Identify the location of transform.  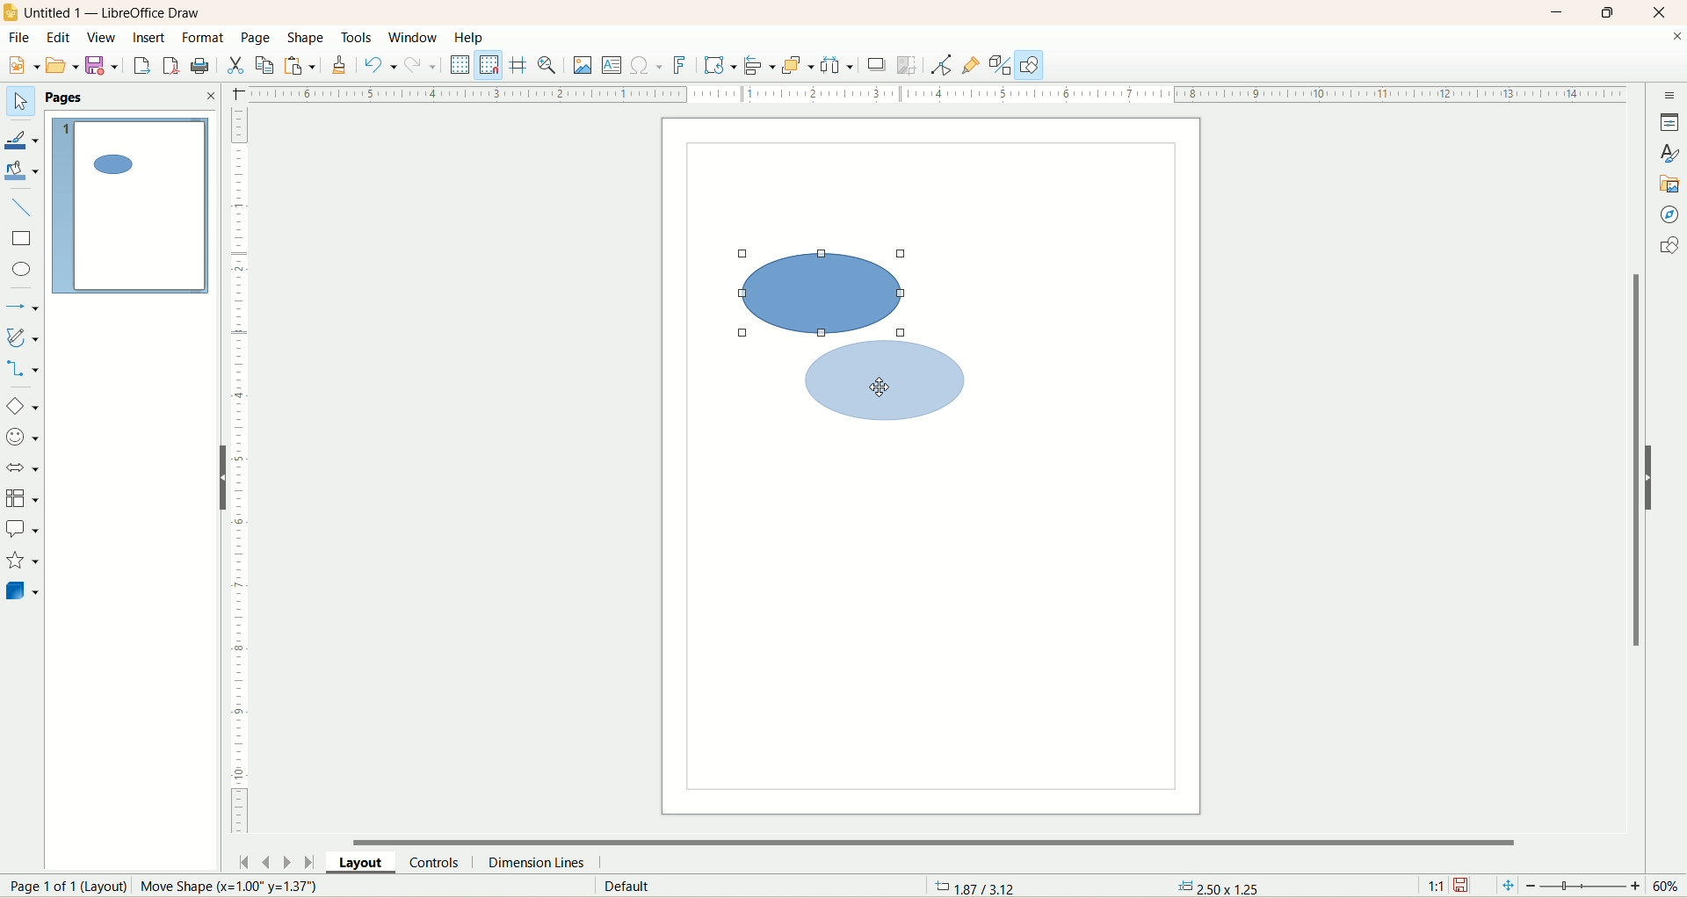
(716, 66).